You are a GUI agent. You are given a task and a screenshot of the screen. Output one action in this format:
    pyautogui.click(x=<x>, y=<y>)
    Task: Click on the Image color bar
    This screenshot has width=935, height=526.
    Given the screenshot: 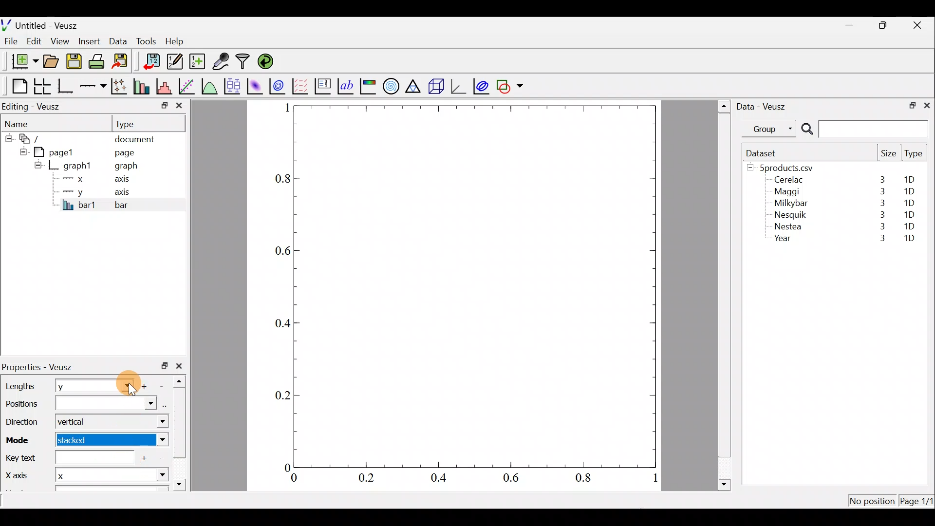 What is the action you would take?
    pyautogui.click(x=369, y=86)
    